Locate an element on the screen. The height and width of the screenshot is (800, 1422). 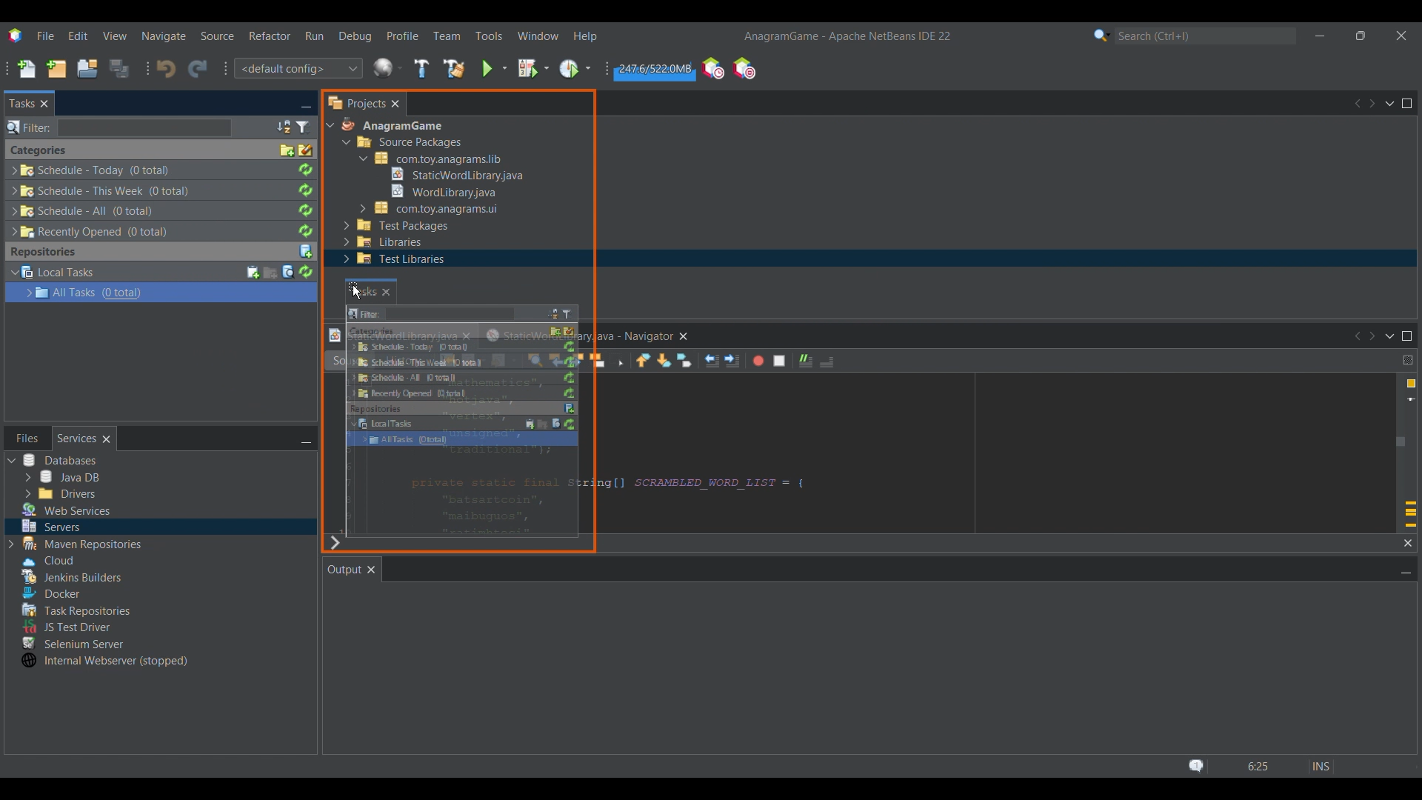
 is located at coordinates (59, 493).